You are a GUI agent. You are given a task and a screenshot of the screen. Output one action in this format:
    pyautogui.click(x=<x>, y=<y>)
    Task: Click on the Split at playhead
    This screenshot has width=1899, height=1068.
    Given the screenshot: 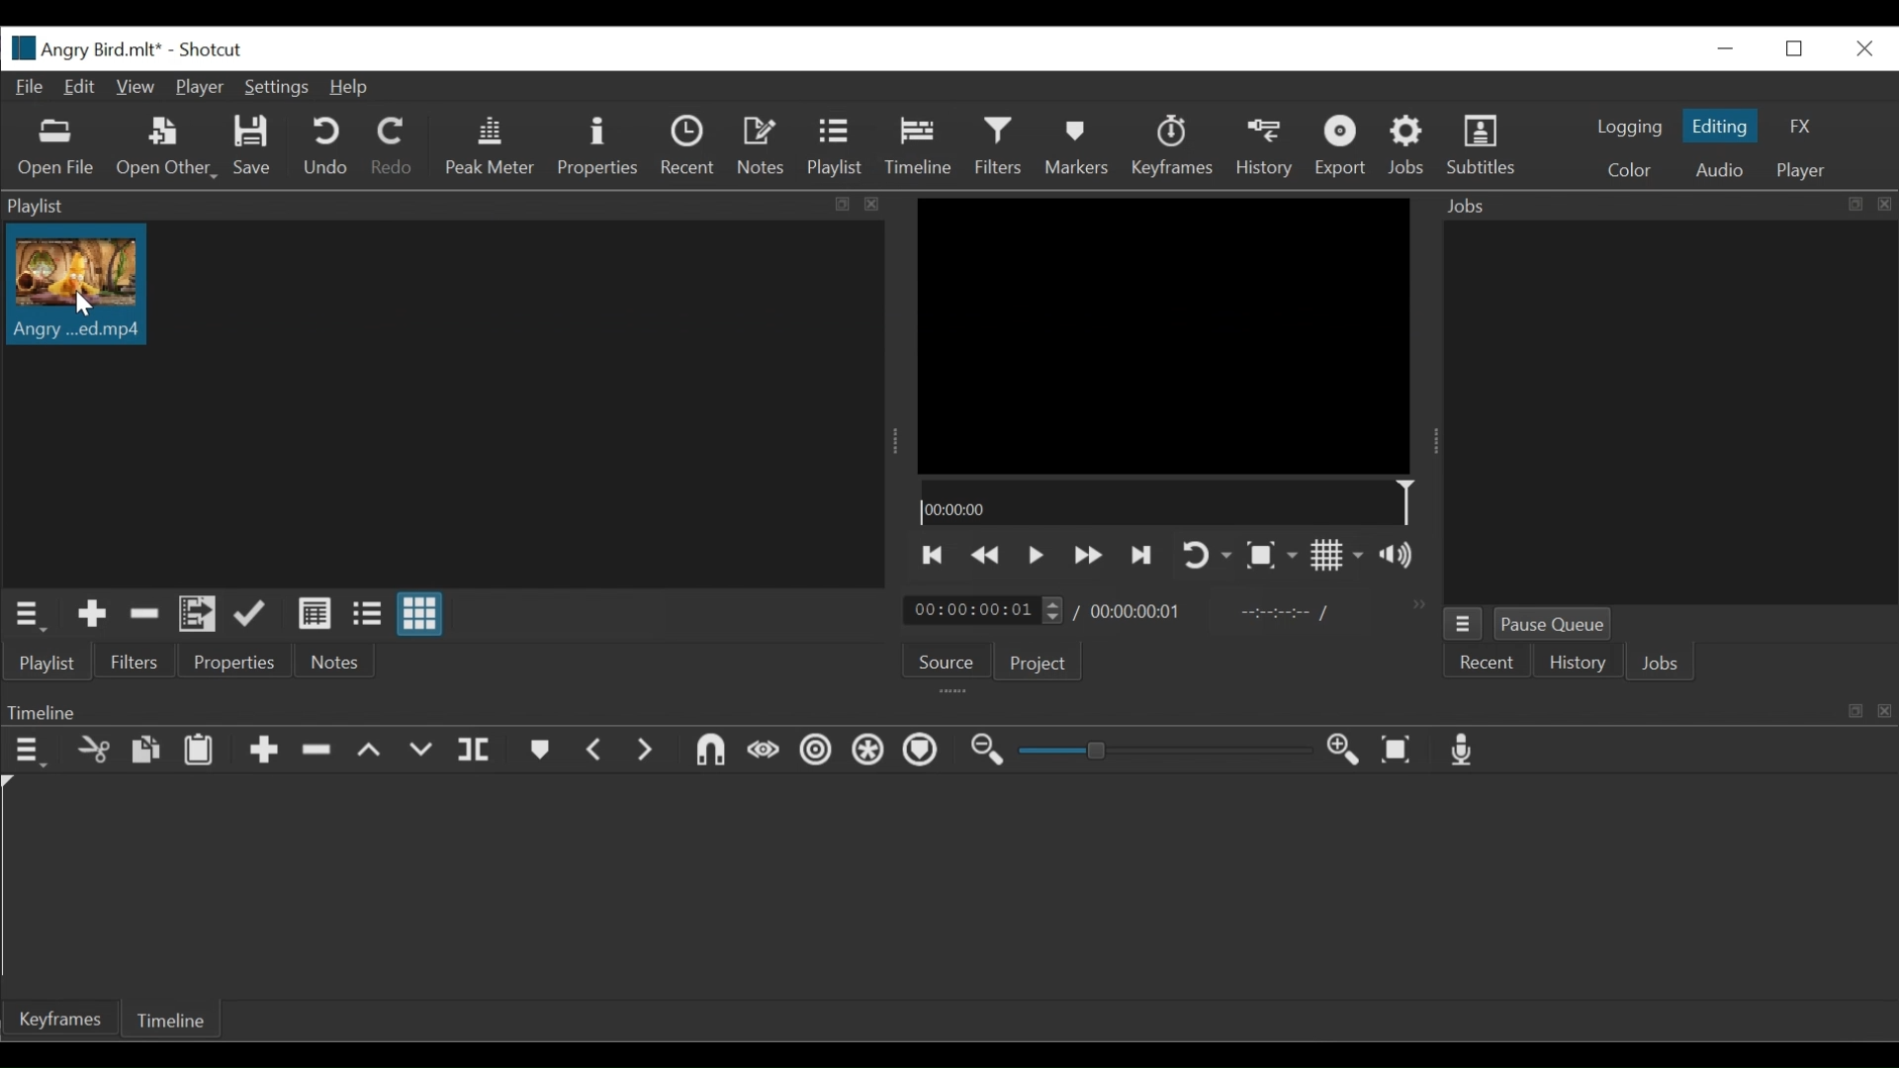 What is the action you would take?
    pyautogui.click(x=477, y=750)
    